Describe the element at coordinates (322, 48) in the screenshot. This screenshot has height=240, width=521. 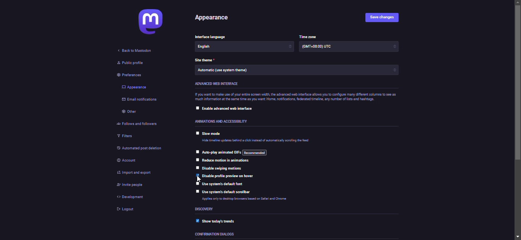
I see `time zone` at that location.